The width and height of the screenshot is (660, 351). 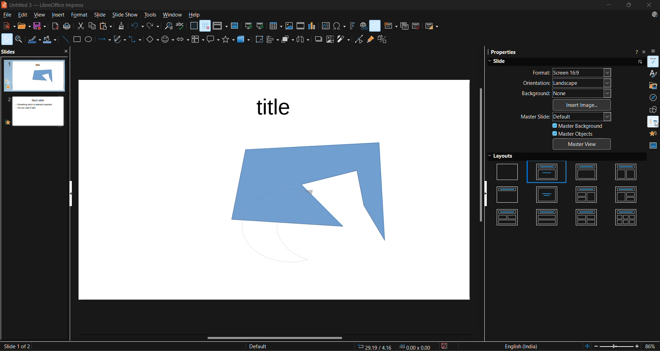 I want to click on start from first slide, so click(x=249, y=26).